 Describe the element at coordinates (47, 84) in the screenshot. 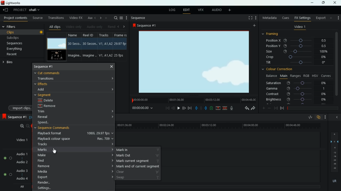

I see `effects` at that location.